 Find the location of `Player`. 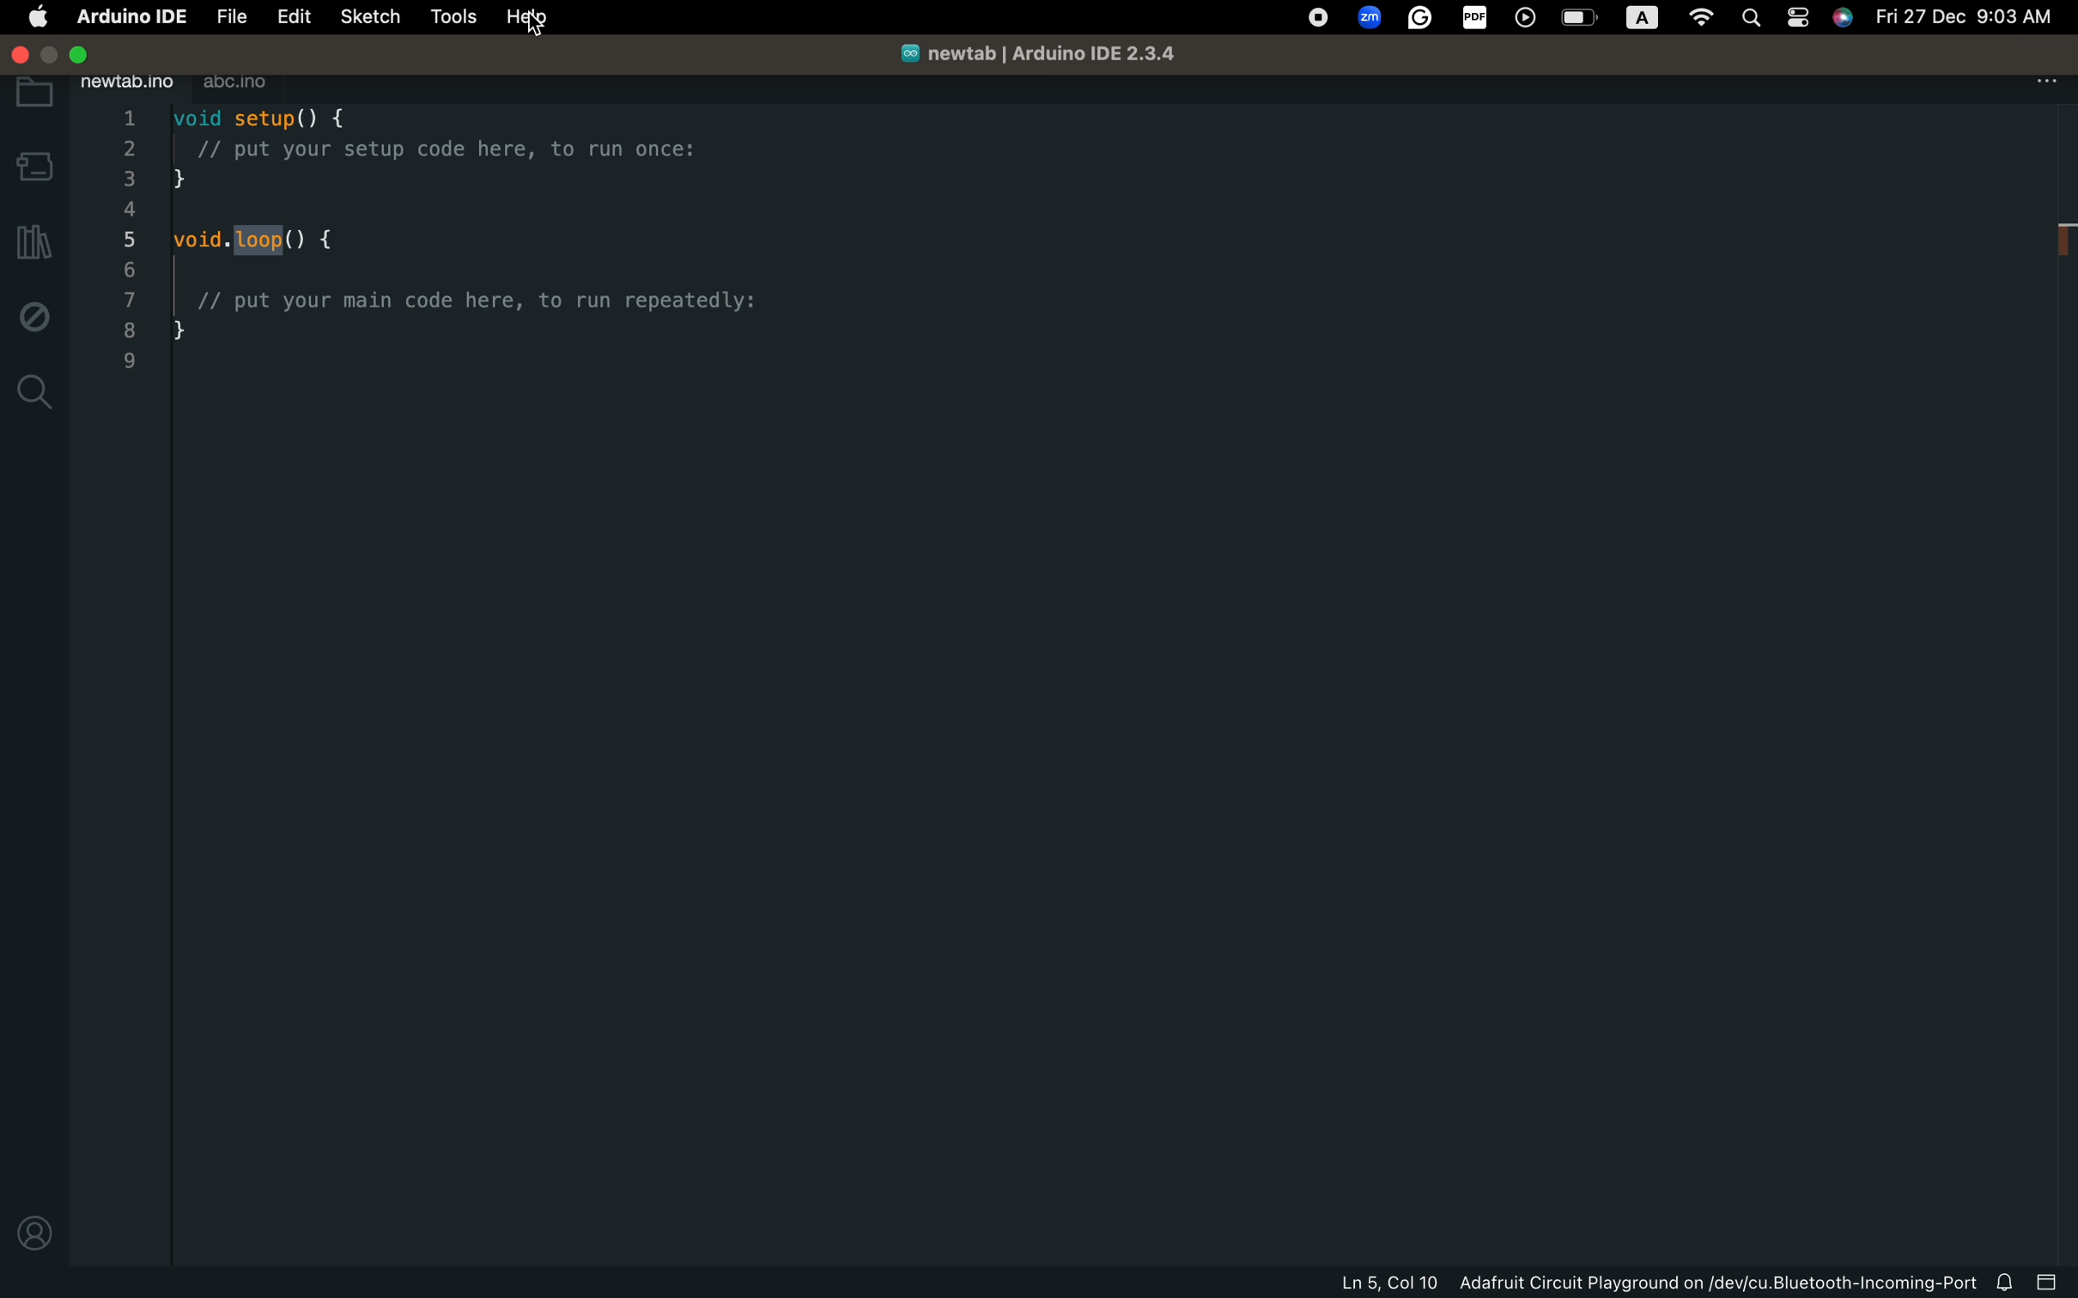

Player is located at coordinates (1528, 19).